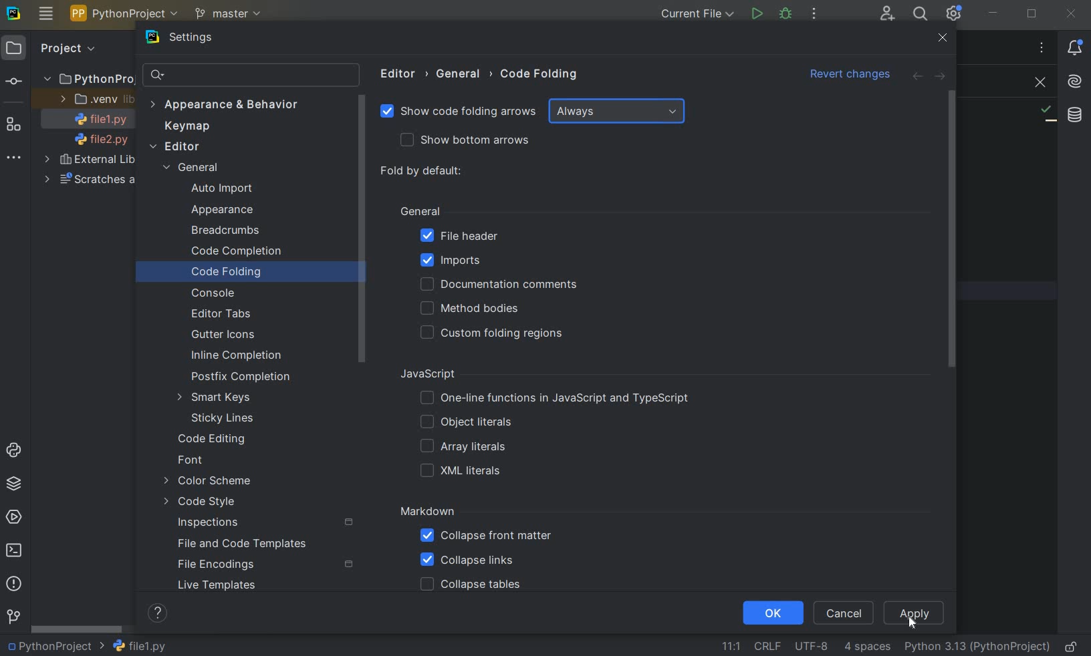  Describe the element at coordinates (197, 169) in the screenshot. I see `GENERAL` at that location.